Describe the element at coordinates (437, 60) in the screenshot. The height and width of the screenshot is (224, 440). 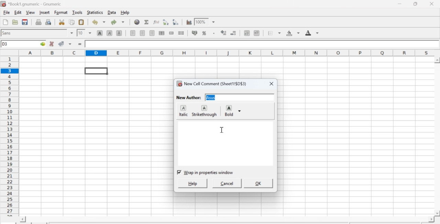
I see `scroll up` at that location.